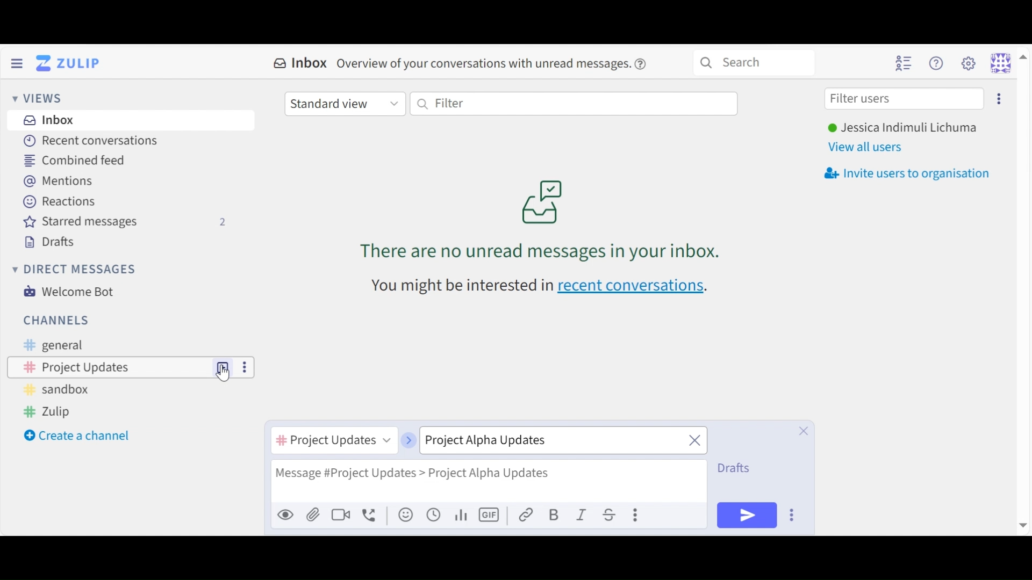 This screenshot has width=1032, height=580. What do you see at coordinates (463, 515) in the screenshot?
I see `graph` at bounding box center [463, 515].